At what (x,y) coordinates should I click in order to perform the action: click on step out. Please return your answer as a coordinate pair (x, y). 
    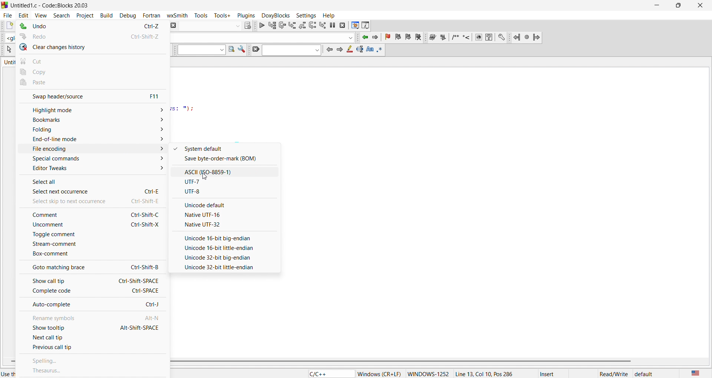
    Looking at the image, I should click on (302, 25).